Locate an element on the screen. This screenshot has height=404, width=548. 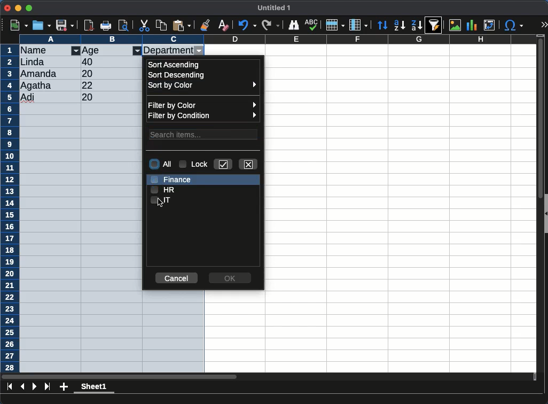
columns is located at coordinates (278, 39).